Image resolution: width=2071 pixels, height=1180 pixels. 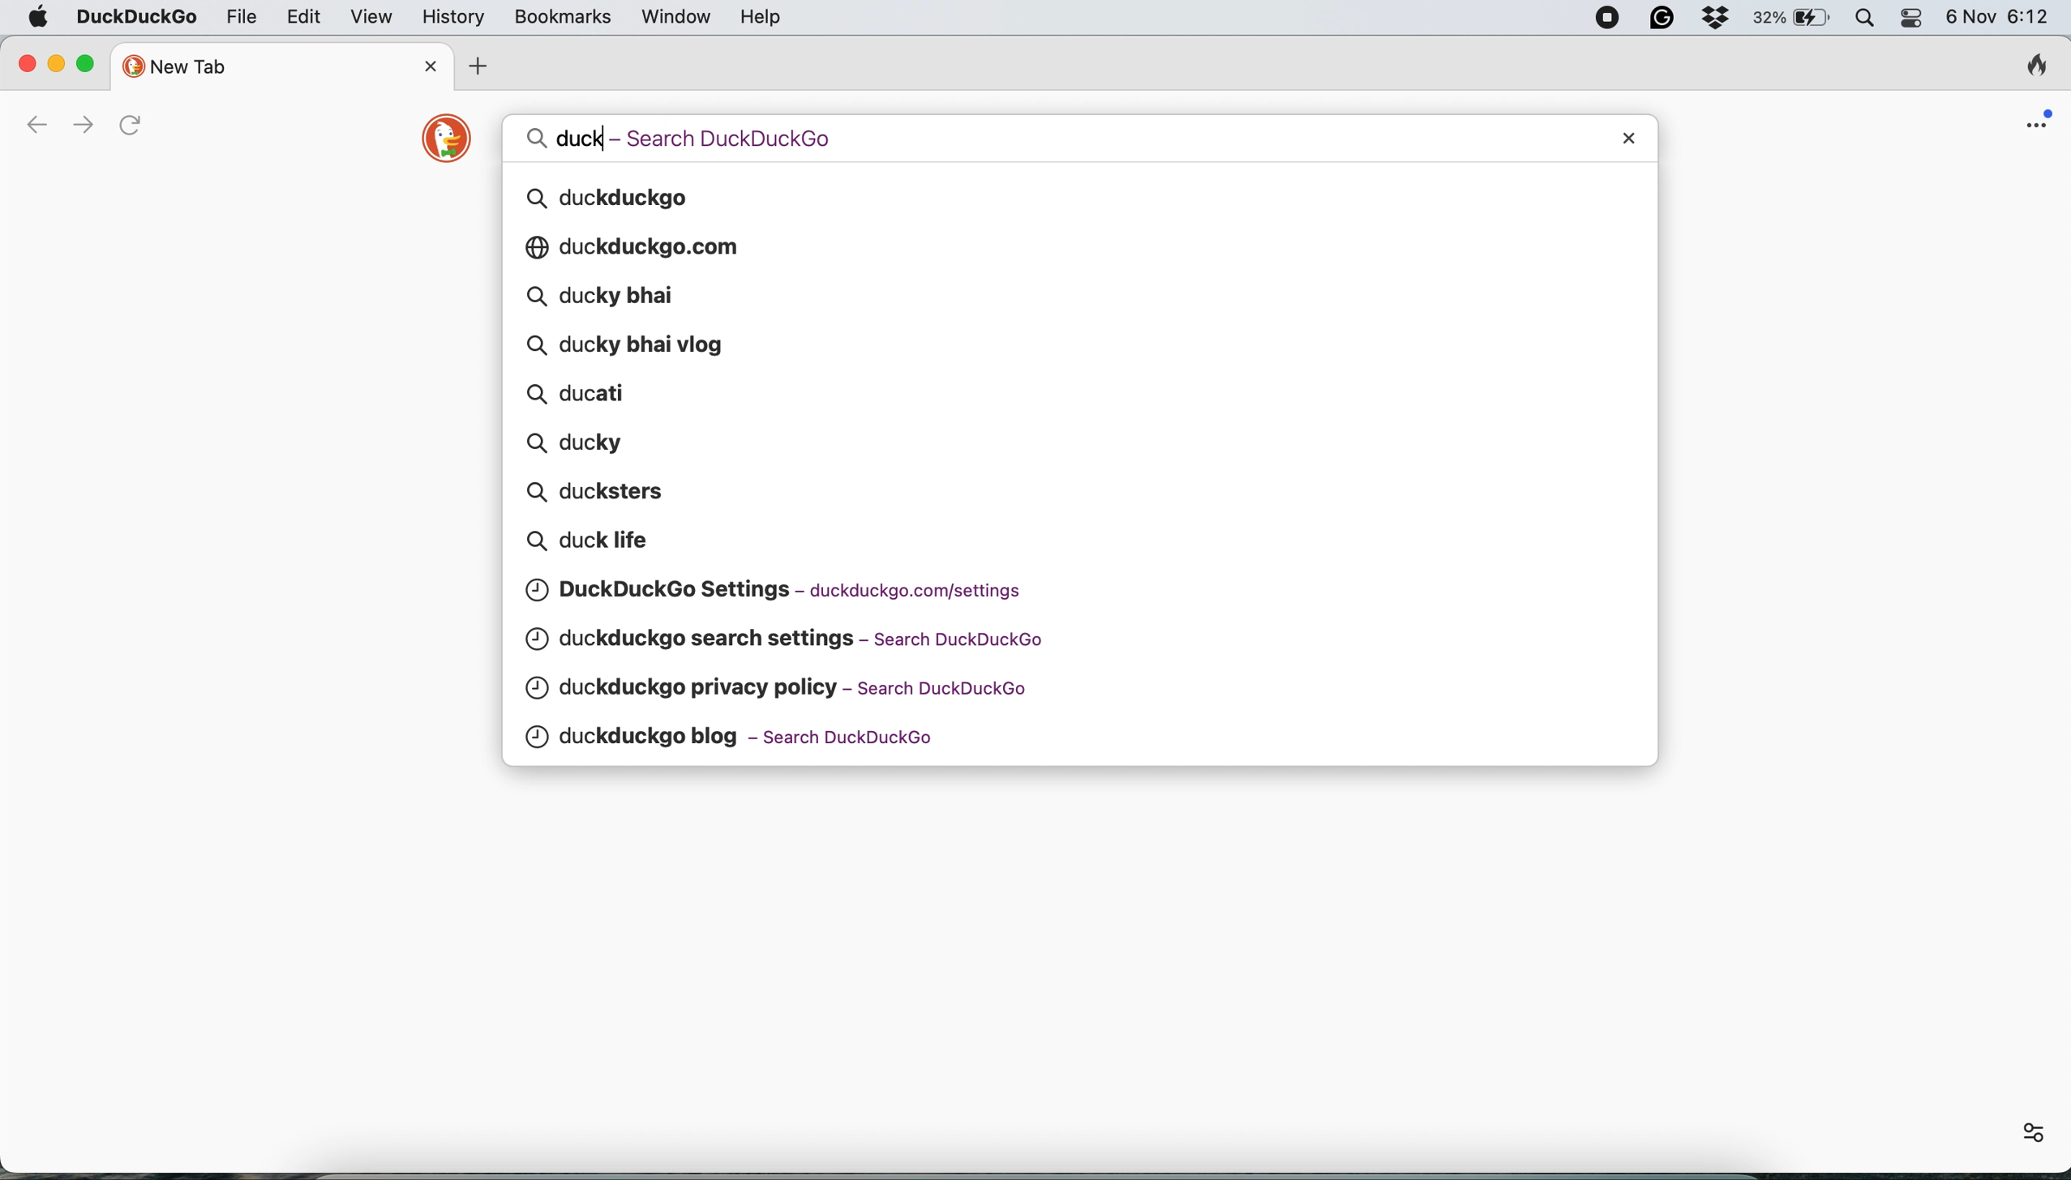 What do you see at coordinates (799, 739) in the screenshot?
I see `duckduckgo blog - search DuckDuckGo` at bounding box center [799, 739].